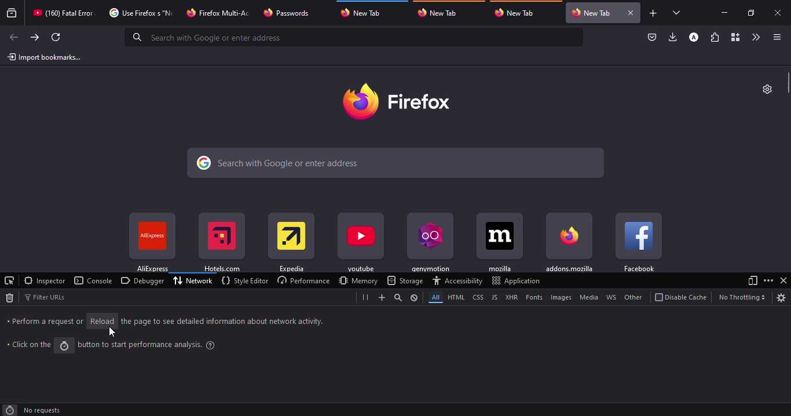 The width and height of the screenshot is (791, 416). I want to click on minimize, so click(727, 13).